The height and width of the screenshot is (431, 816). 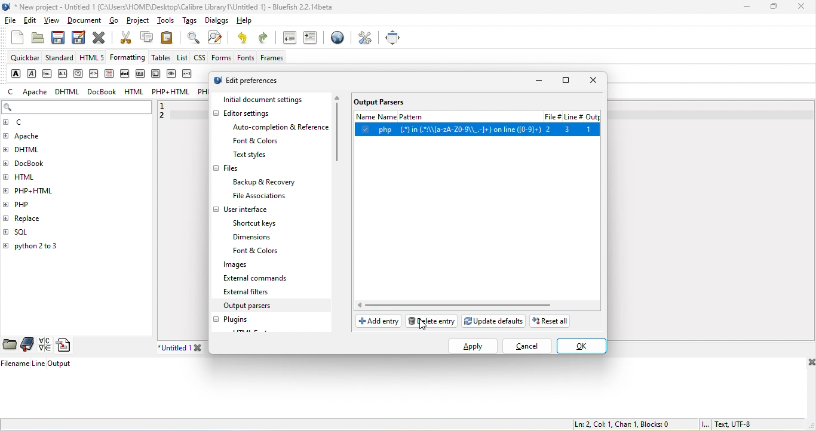 I want to click on browser, so click(x=336, y=40).